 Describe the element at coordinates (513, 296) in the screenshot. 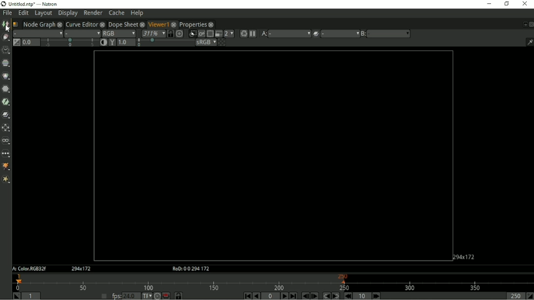

I see `Playback out point` at that location.